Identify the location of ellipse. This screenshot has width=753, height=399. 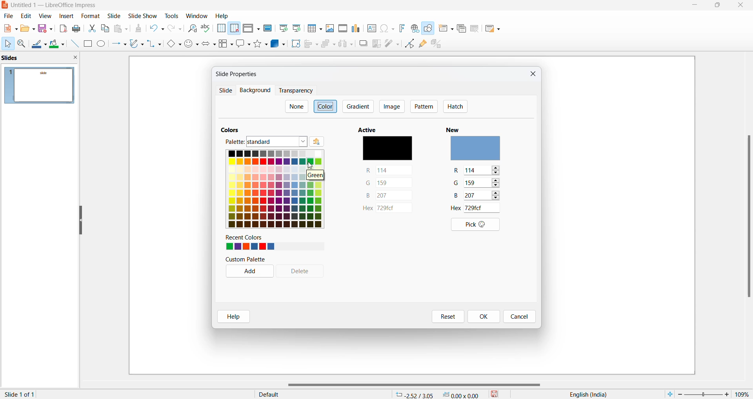
(102, 44).